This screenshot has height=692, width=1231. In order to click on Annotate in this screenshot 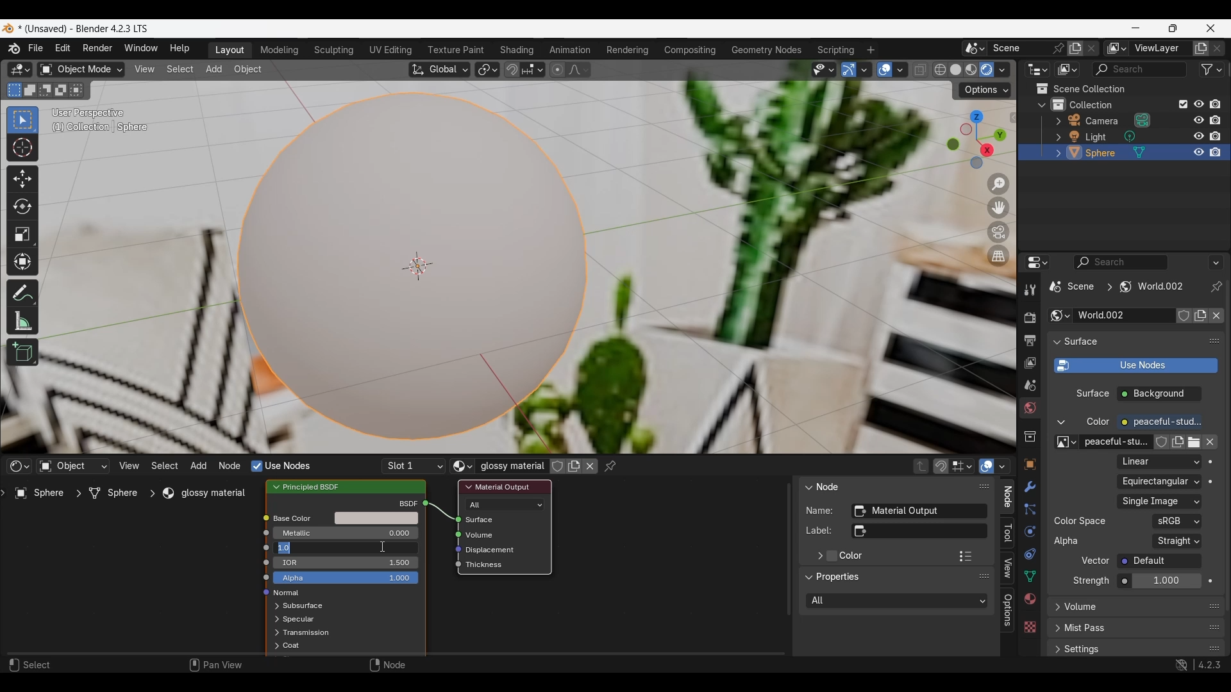, I will do `click(23, 293)`.